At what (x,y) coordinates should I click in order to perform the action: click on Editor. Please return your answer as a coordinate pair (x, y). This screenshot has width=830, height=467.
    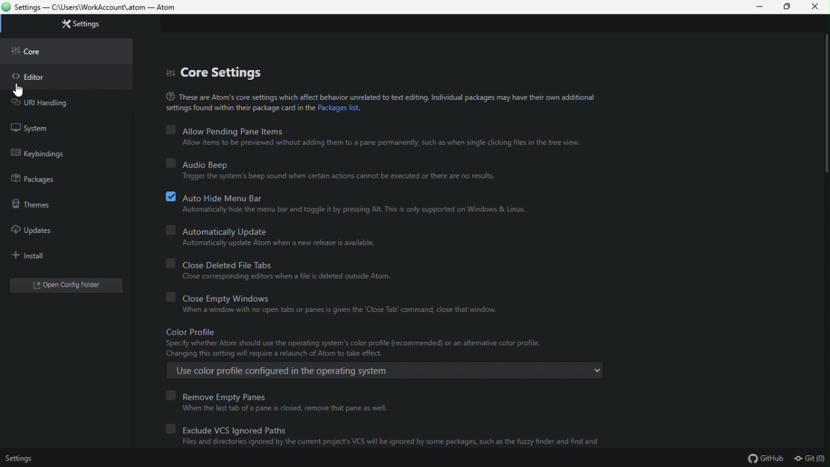
    Looking at the image, I should click on (32, 77).